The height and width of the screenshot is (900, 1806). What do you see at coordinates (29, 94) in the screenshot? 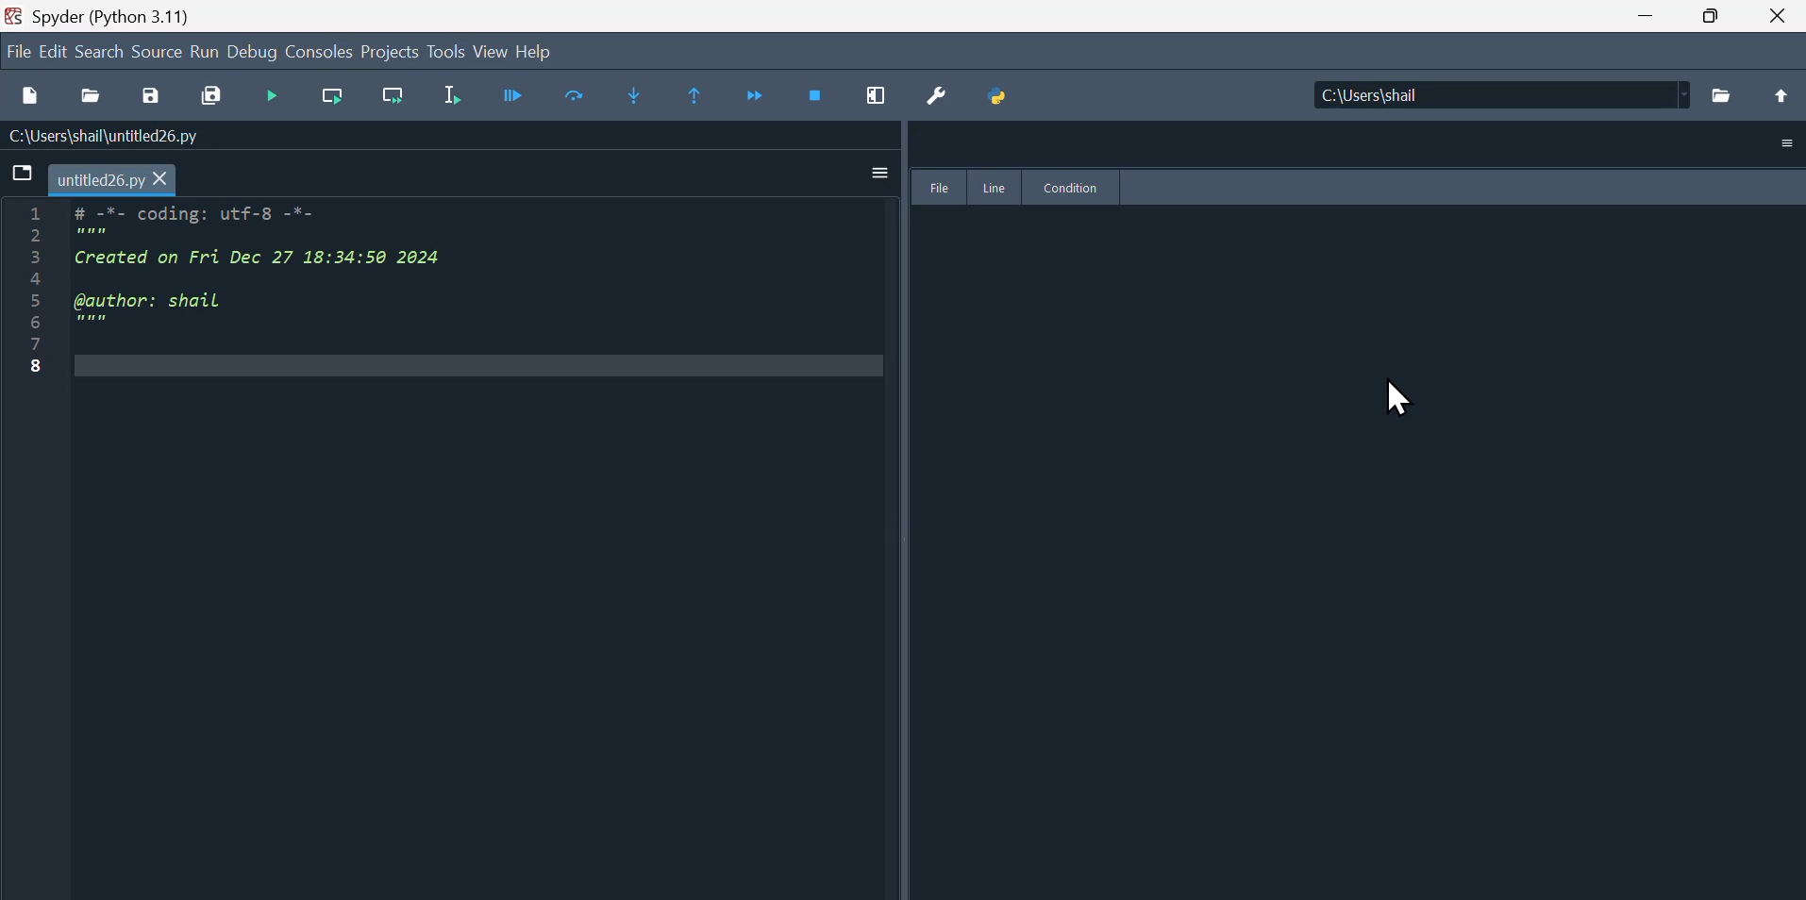
I see `New file` at bounding box center [29, 94].